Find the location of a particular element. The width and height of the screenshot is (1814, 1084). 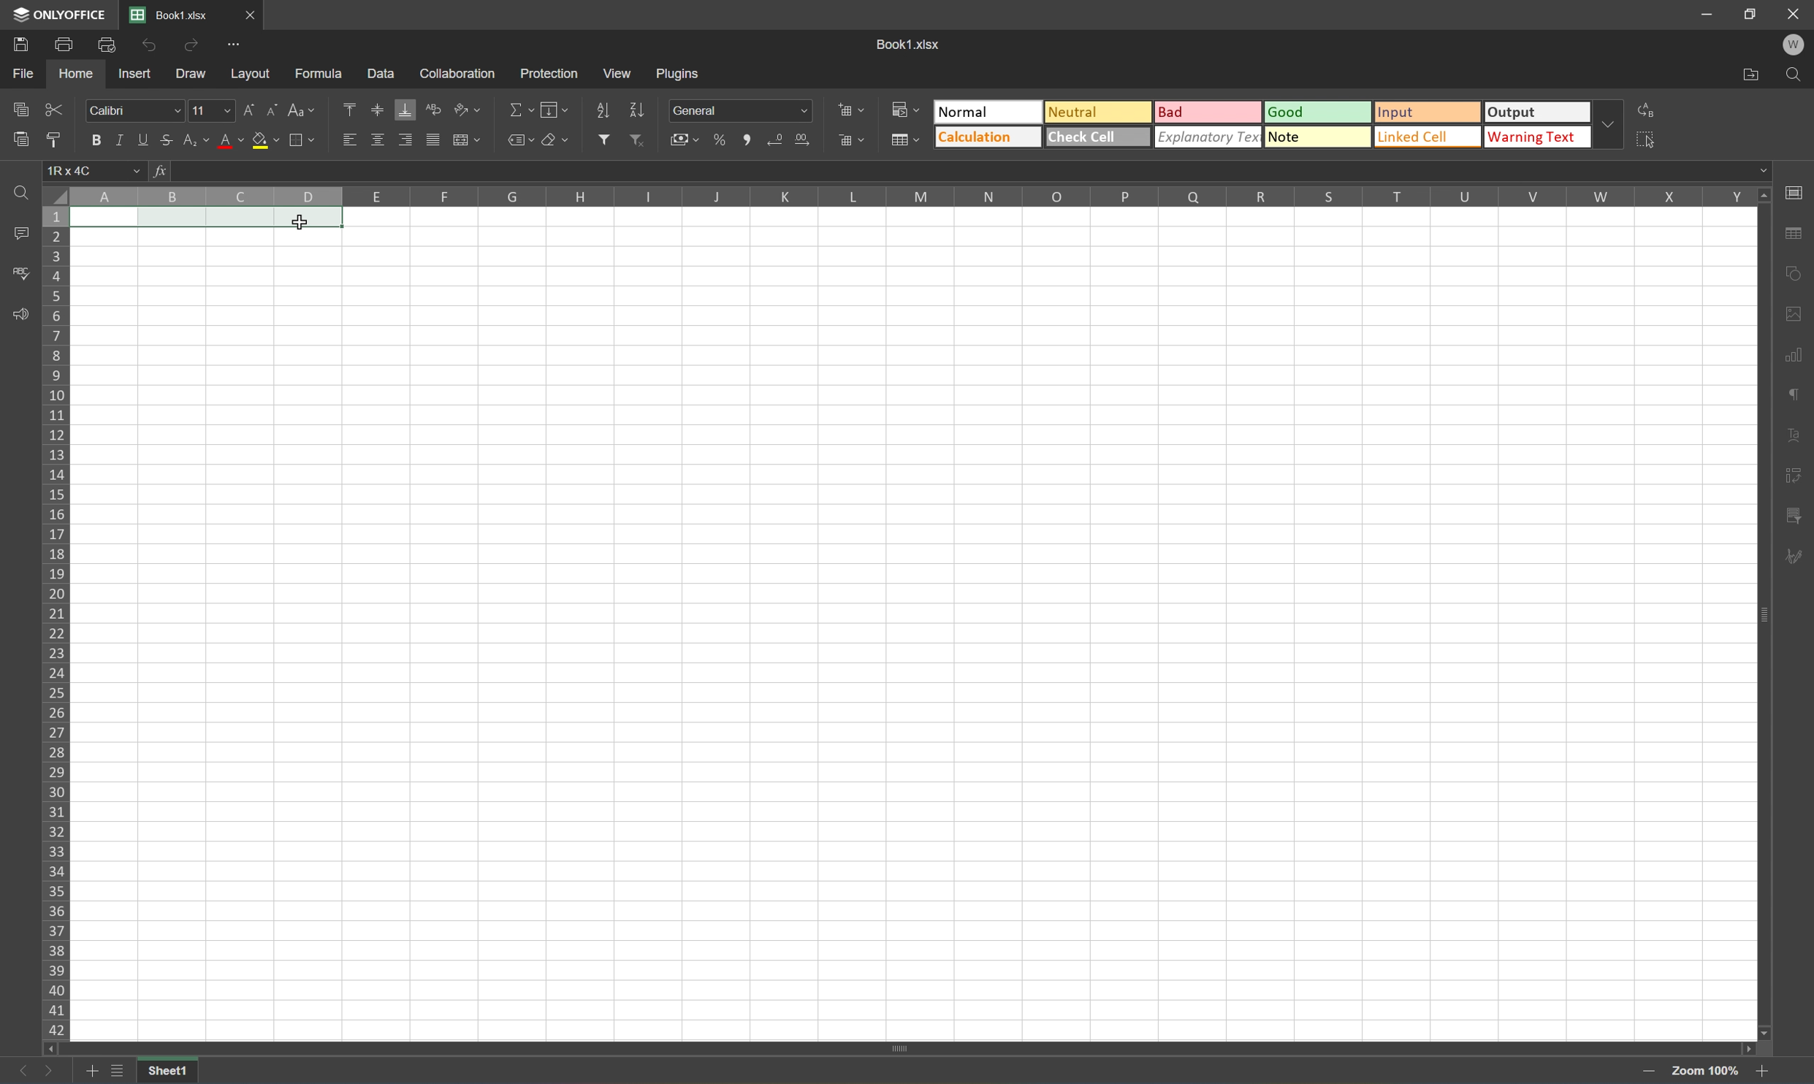

Fill is located at coordinates (554, 110).